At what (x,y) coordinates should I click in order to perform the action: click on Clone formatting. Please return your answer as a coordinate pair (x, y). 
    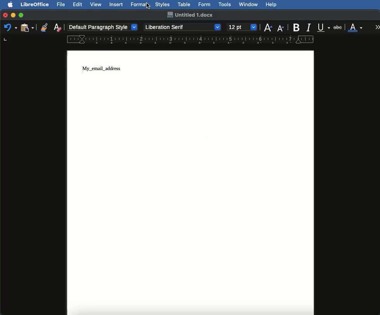
    Looking at the image, I should click on (44, 27).